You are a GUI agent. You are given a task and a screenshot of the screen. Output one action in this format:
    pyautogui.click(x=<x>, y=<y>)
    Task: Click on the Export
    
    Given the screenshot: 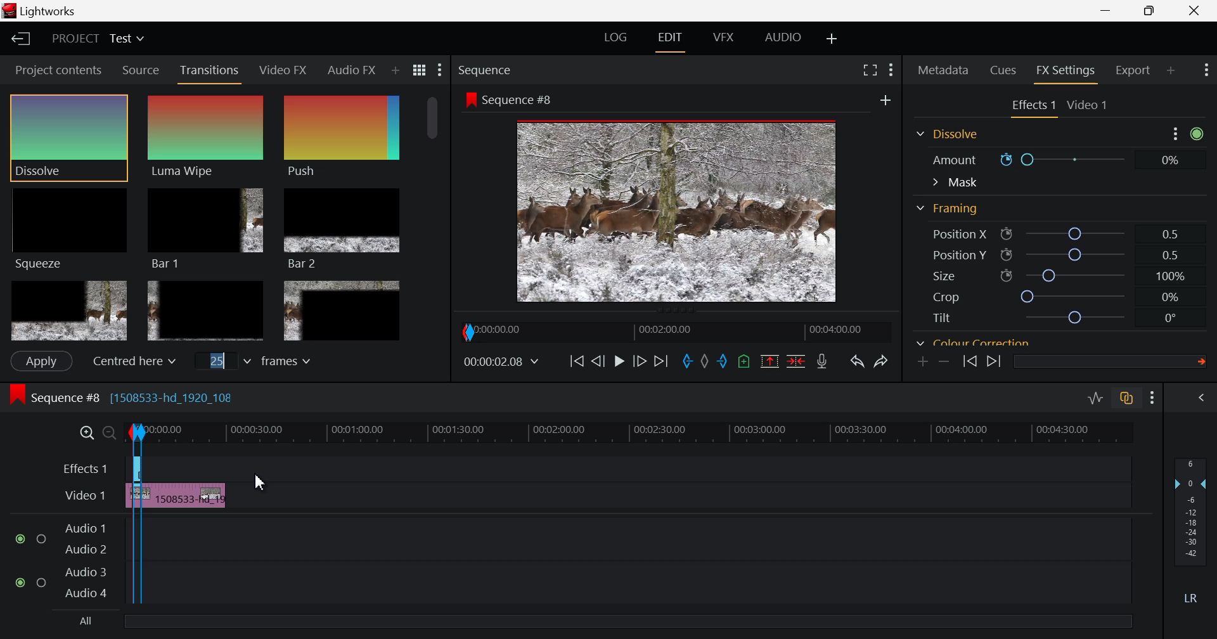 What is the action you would take?
    pyautogui.click(x=1134, y=70)
    